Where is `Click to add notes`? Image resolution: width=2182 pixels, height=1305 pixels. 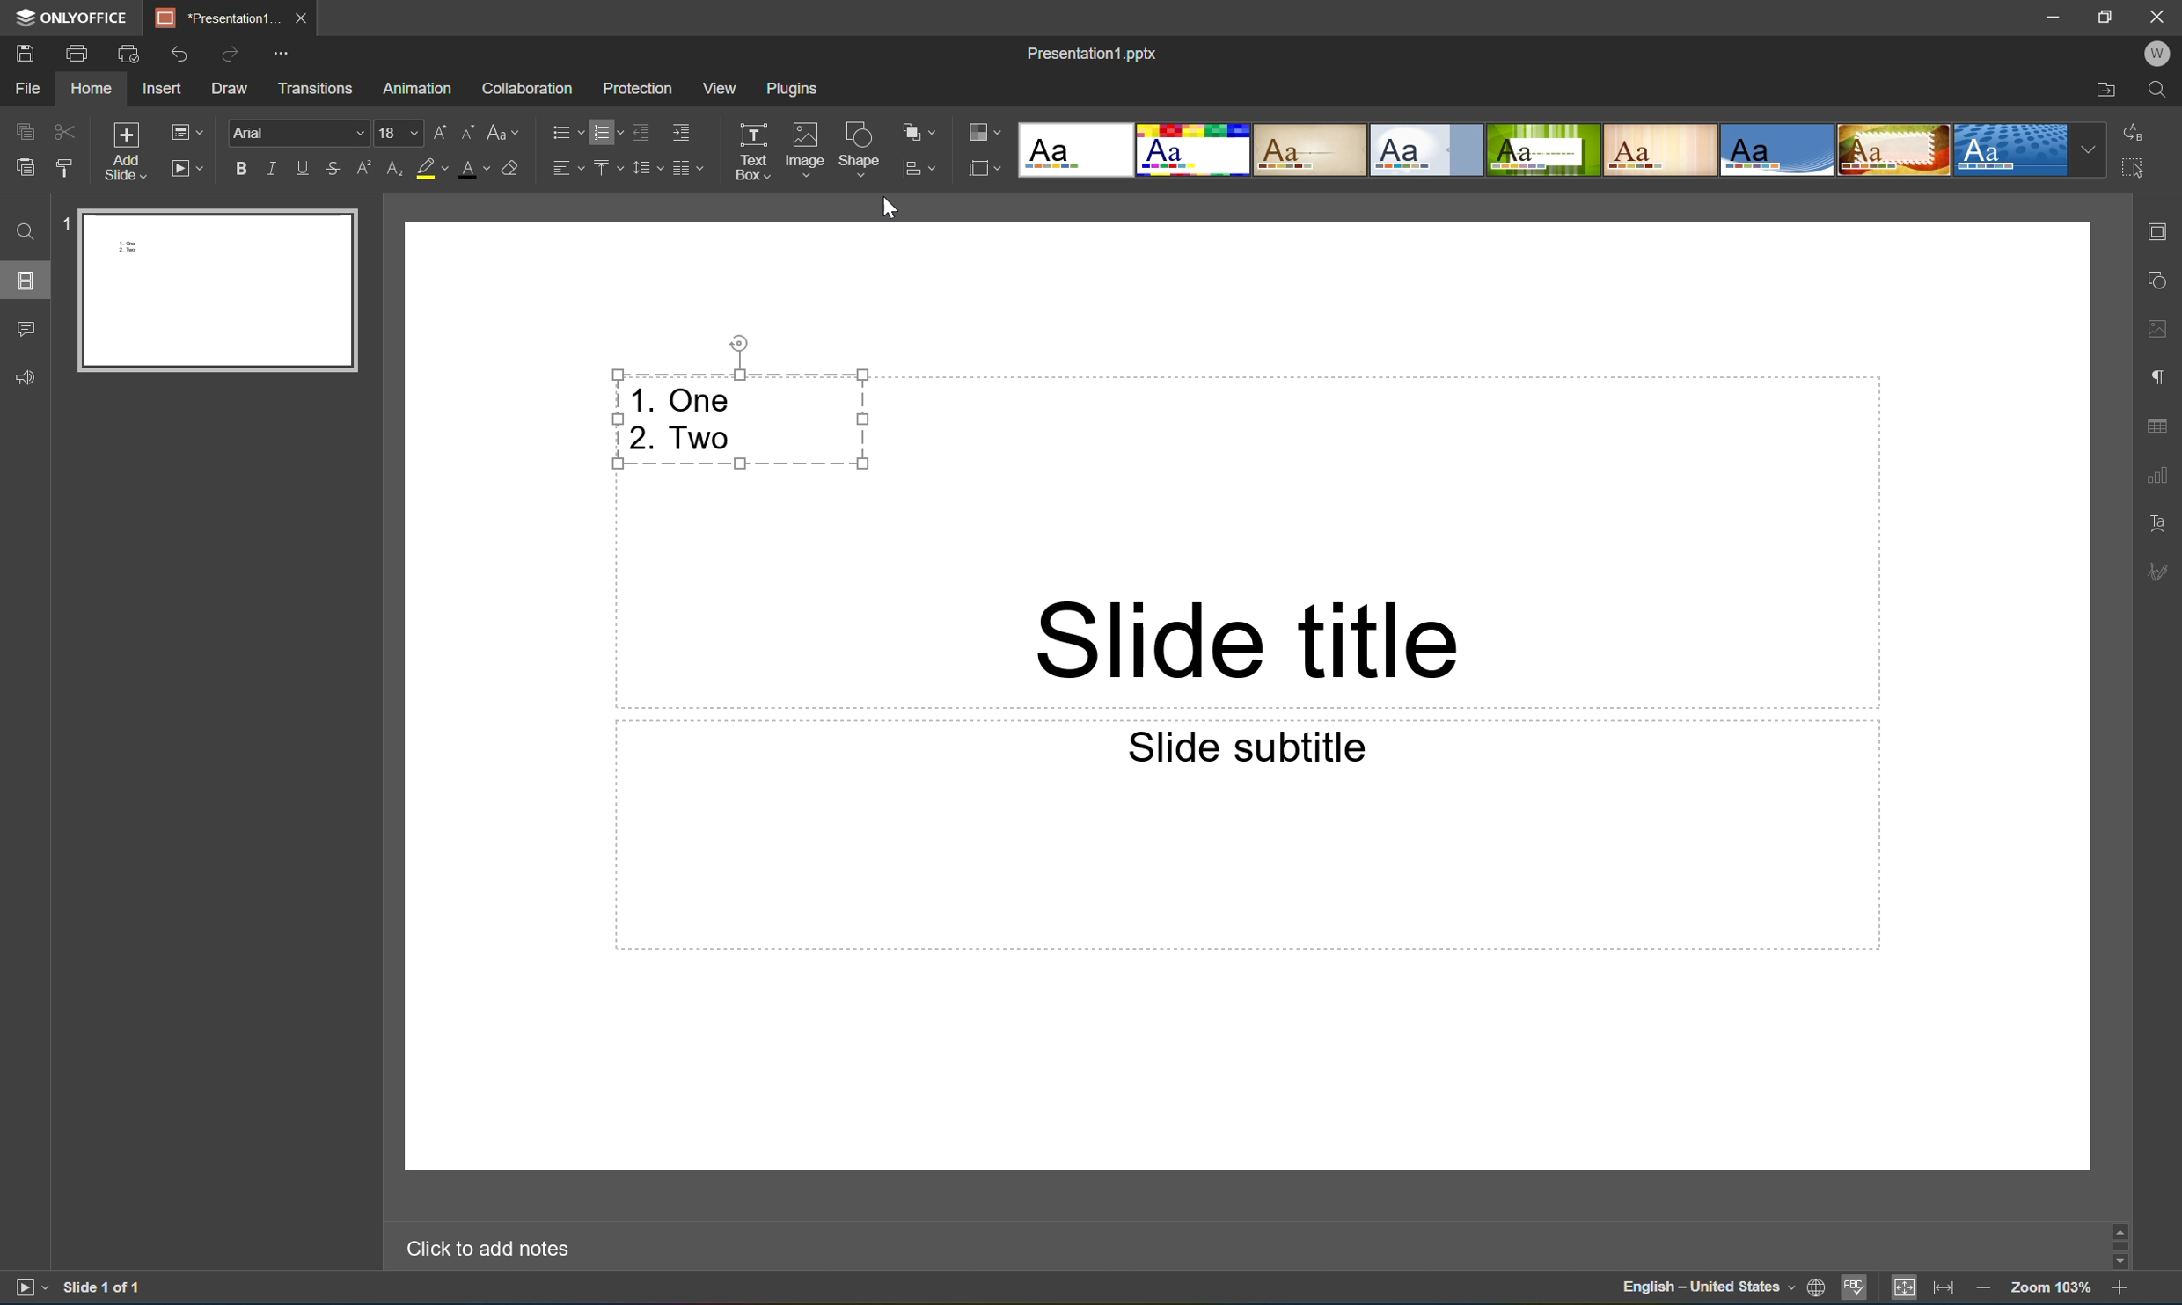
Click to add notes is located at coordinates (485, 1250).